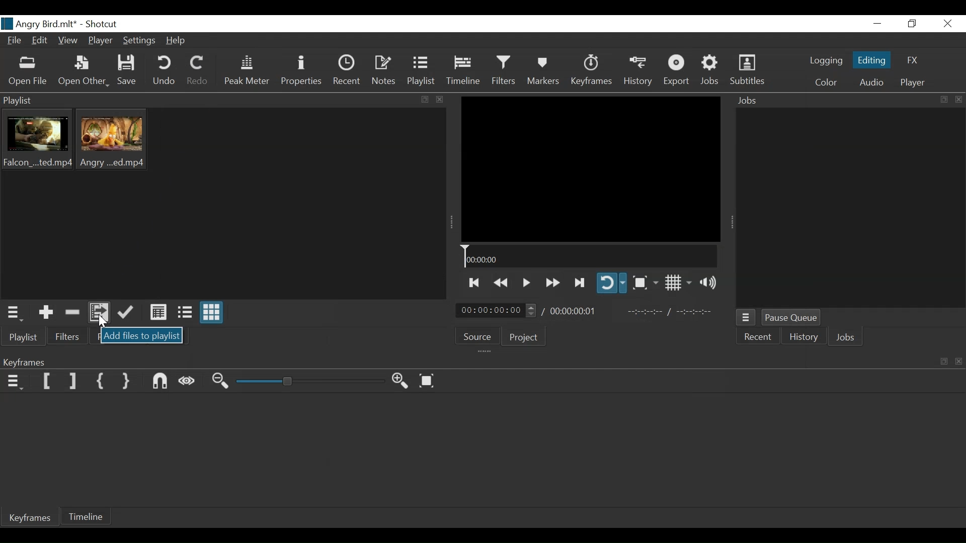  Describe the element at coordinates (679, 282) in the screenshot. I see `Show display grid on player` at that location.